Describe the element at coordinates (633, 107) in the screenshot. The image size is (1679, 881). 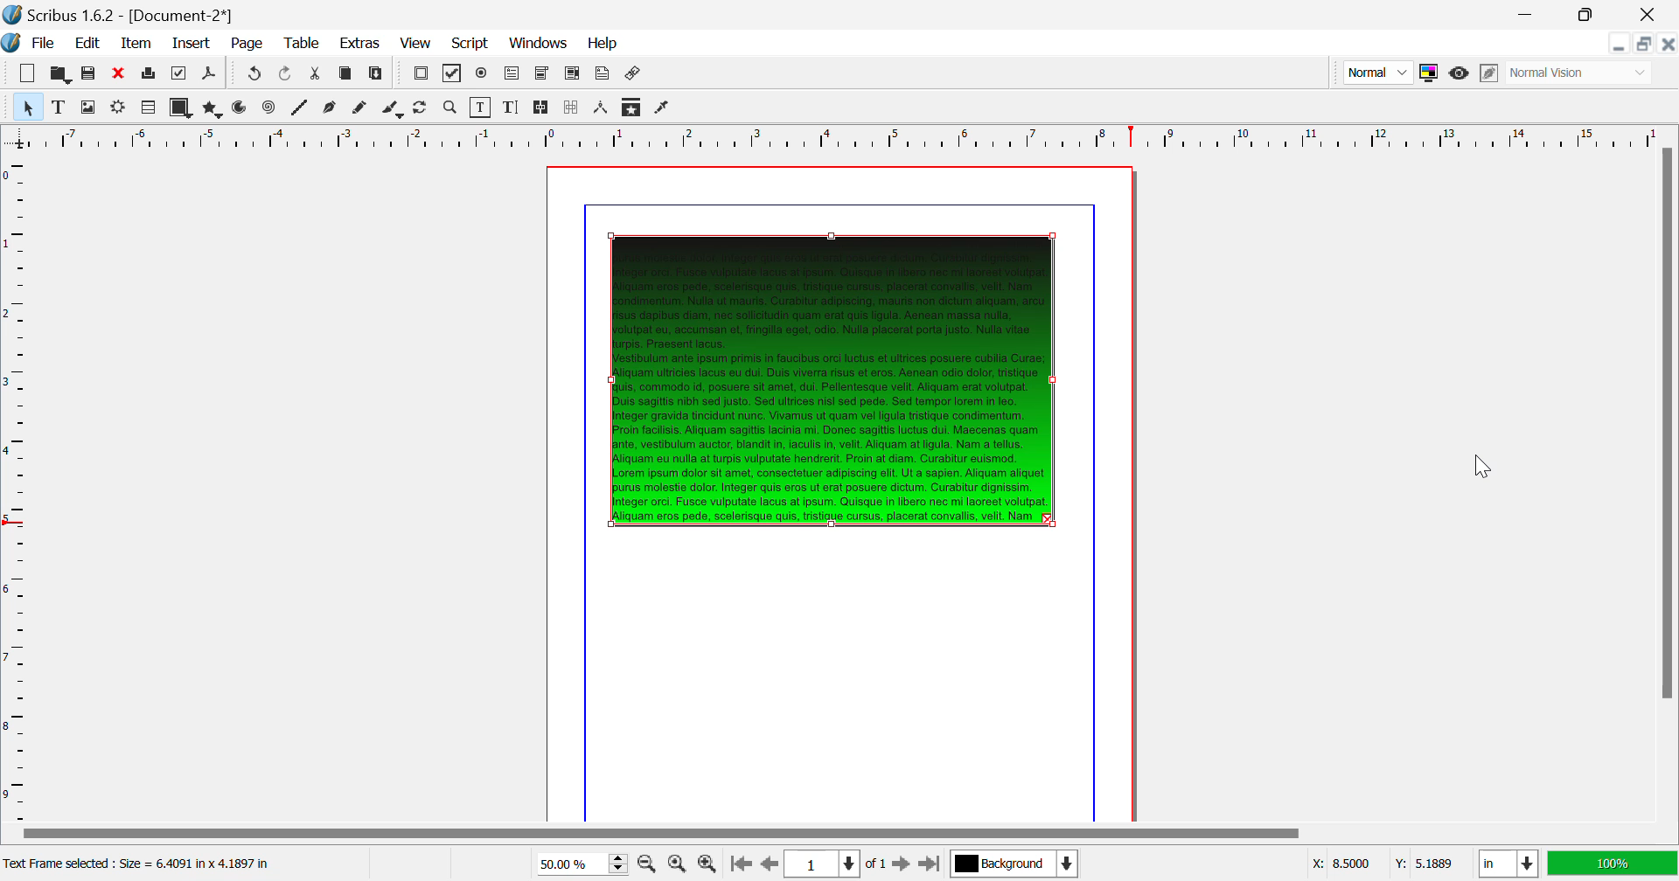
I see `Copy Item Properties` at that location.